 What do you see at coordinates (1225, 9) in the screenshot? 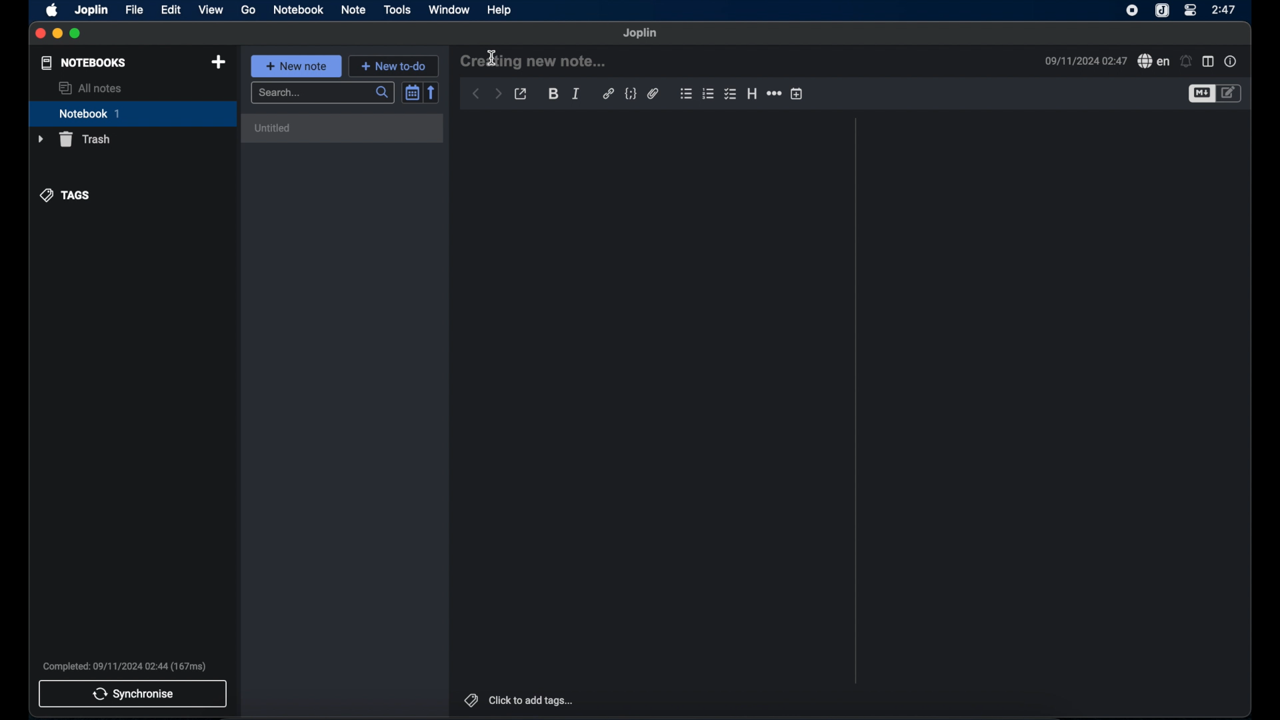
I see `2:47` at bounding box center [1225, 9].